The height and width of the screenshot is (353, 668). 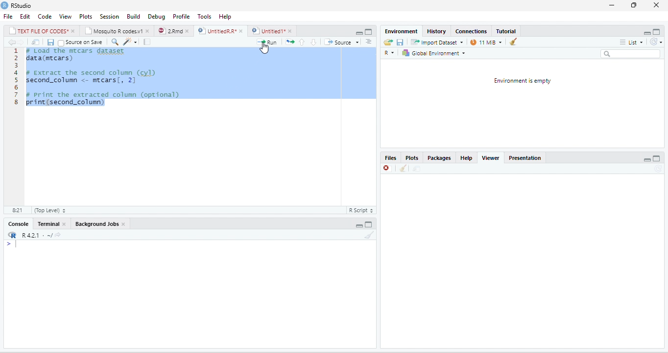 What do you see at coordinates (48, 224) in the screenshot?
I see `Terminal` at bounding box center [48, 224].